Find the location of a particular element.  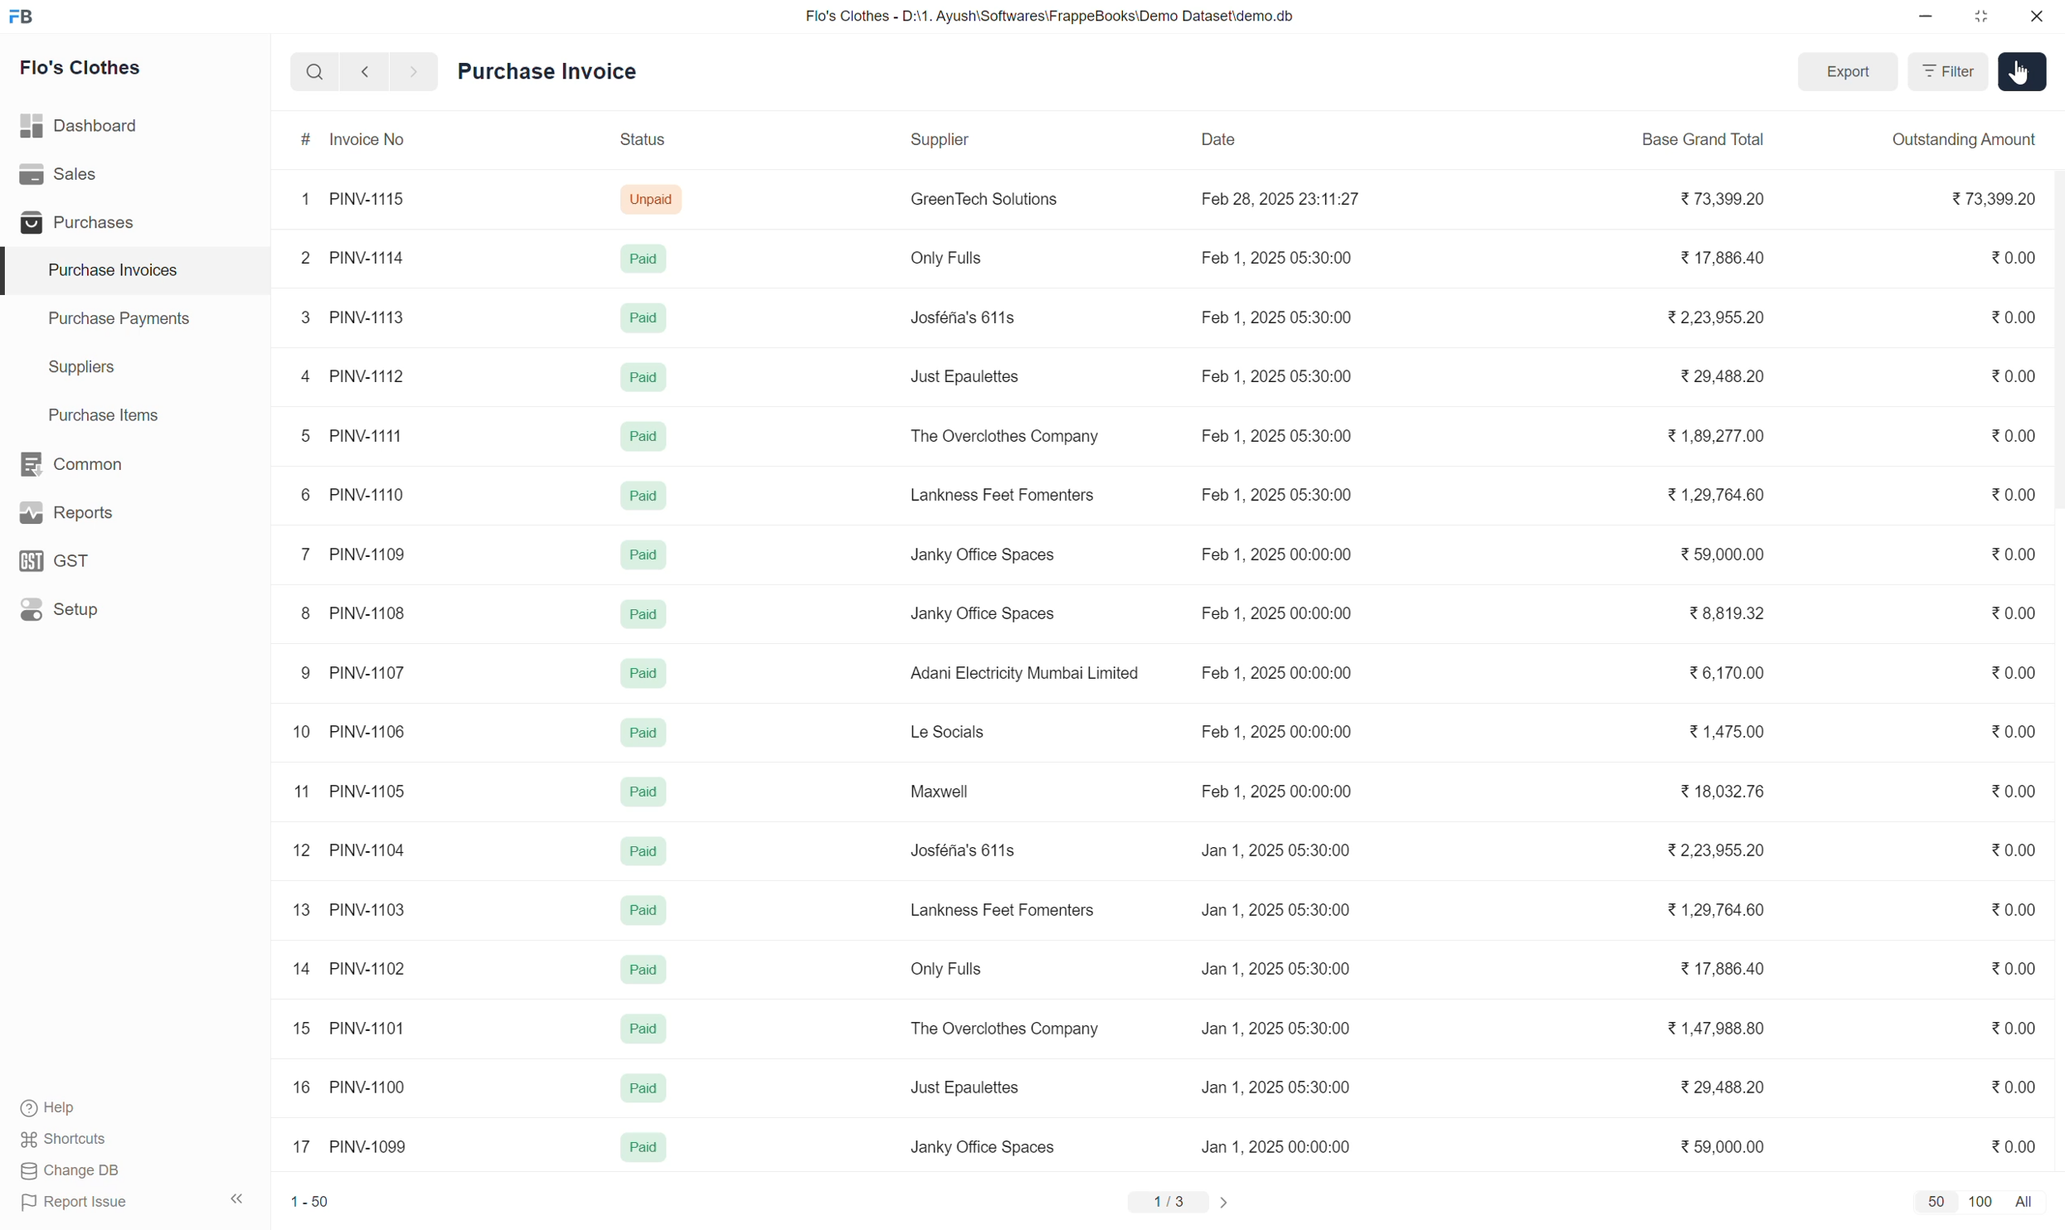

previous is located at coordinates (411, 70).